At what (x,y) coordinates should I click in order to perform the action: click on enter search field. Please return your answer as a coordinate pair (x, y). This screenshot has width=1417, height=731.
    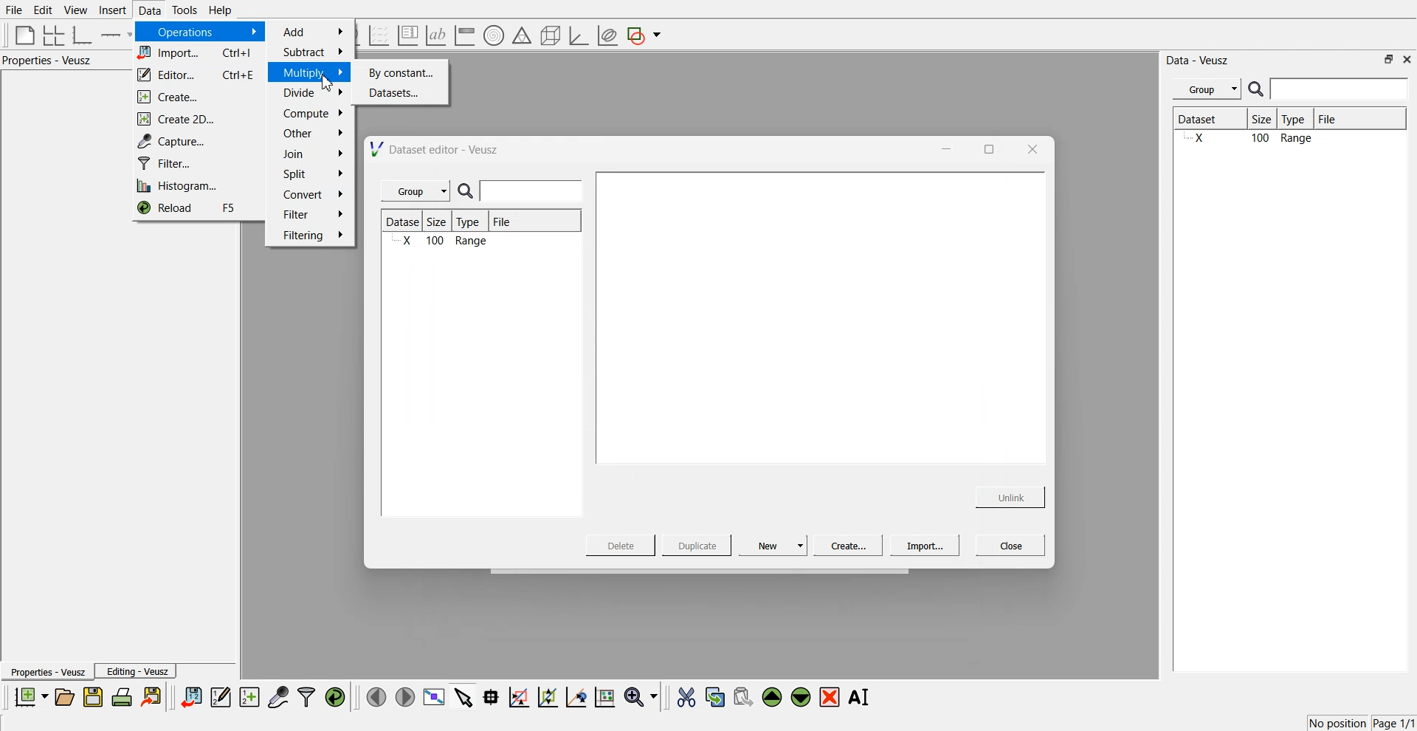
    Looking at the image, I should click on (534, 191).